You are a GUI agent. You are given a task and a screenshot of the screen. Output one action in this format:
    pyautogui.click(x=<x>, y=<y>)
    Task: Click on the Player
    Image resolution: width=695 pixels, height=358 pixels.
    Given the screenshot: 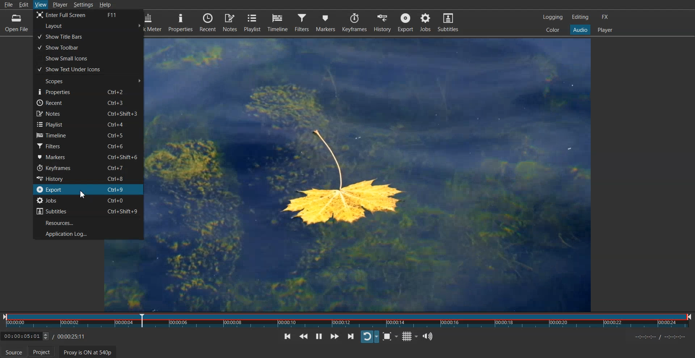 What is the action you would take?
    pyautogui.click(x=605, y=30)
    